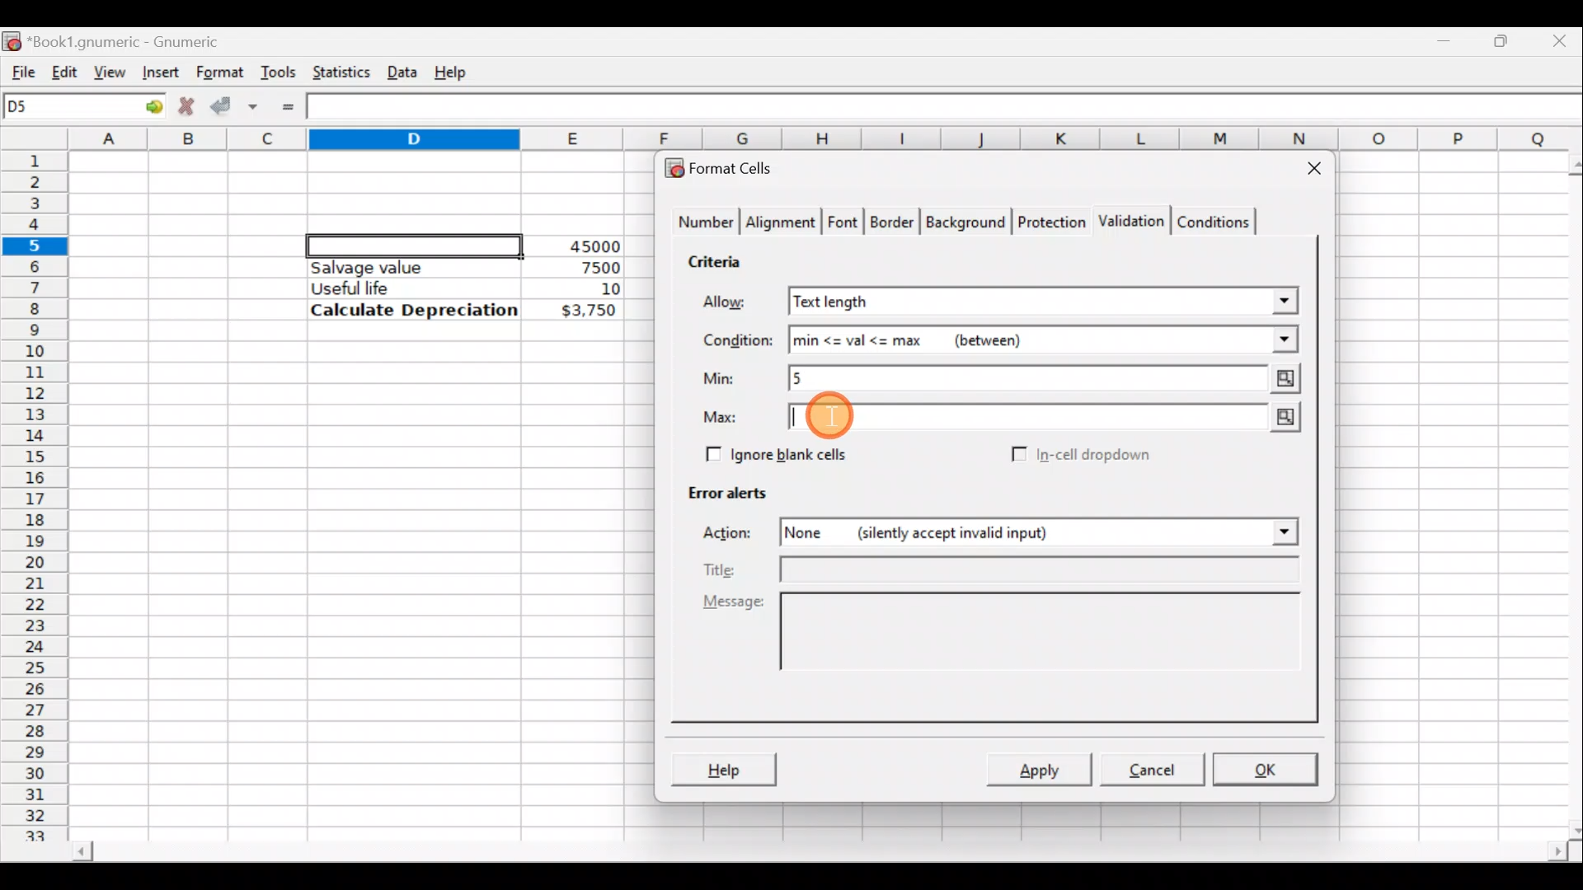 The width and height of the screenshot is (1583, 890). What do you see at coordinates (64, 68) in the screenshot?
I see `Edit` at bounding box center [64, 68].